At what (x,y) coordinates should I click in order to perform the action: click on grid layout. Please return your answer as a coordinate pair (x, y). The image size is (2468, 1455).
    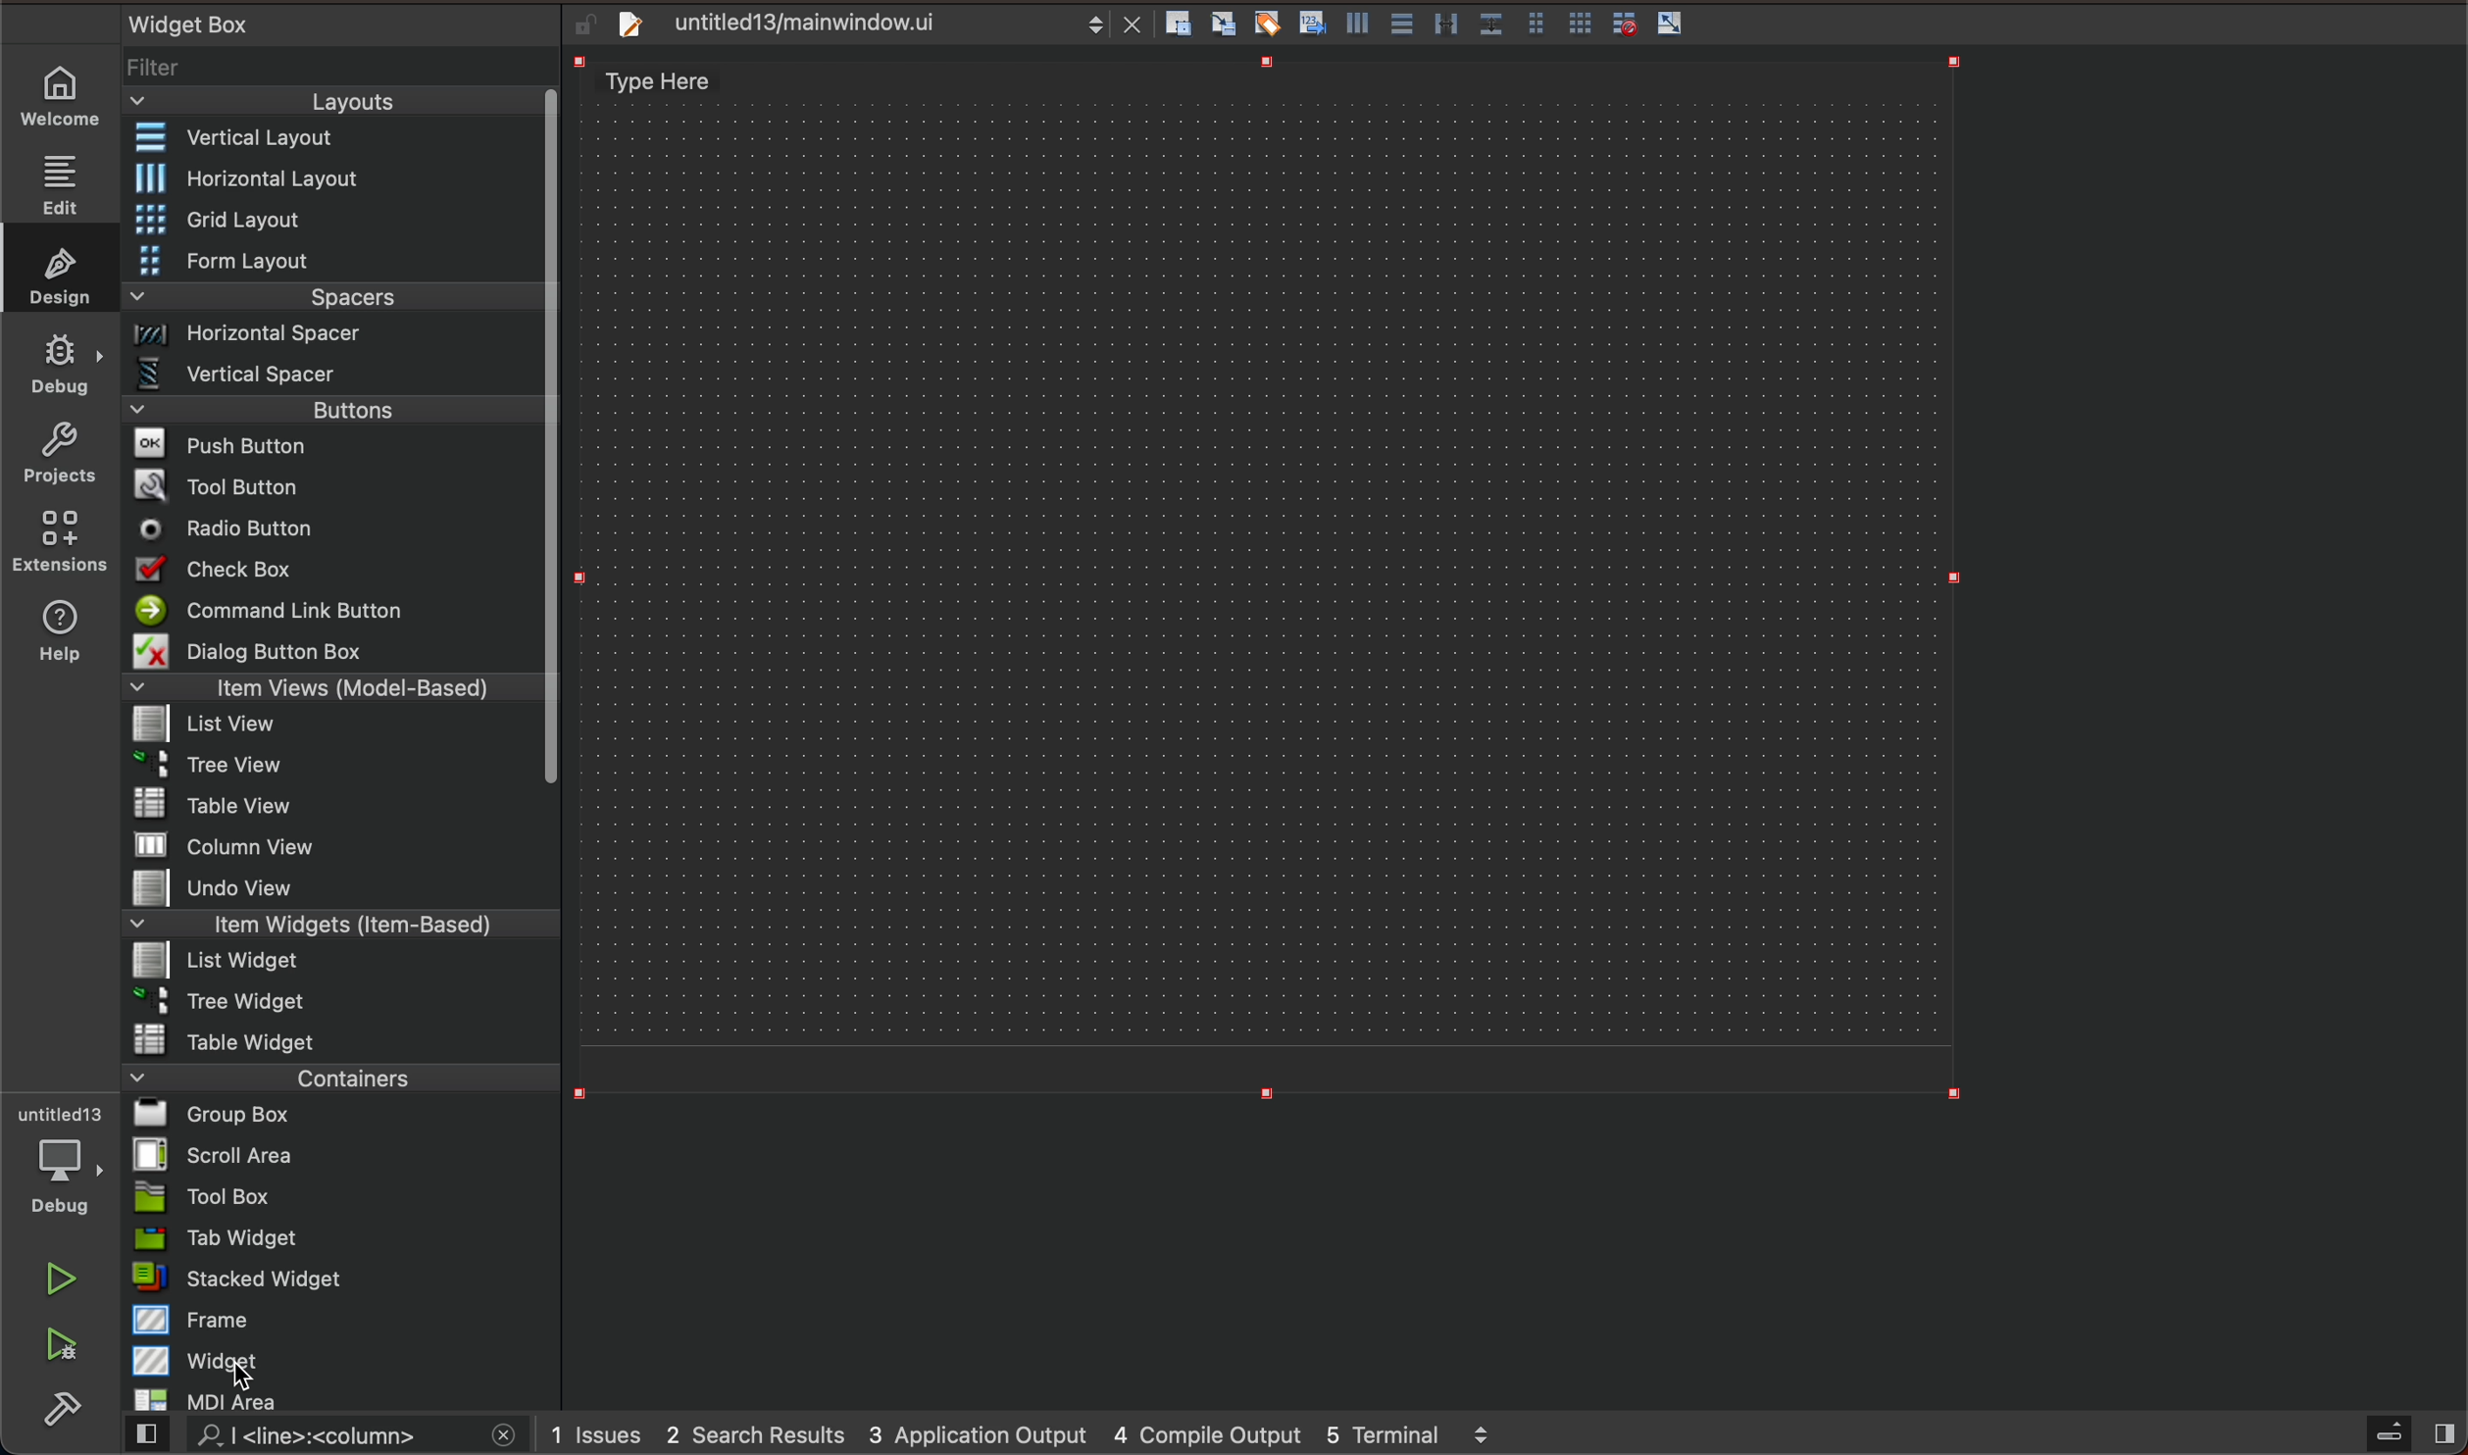
    Looking at the image, I should click on (342, 219).